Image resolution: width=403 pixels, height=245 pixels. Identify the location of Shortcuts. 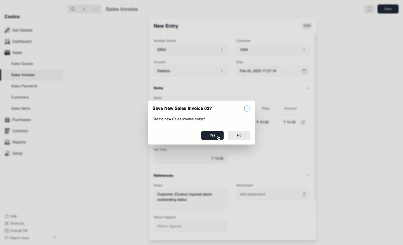
(15, 223).